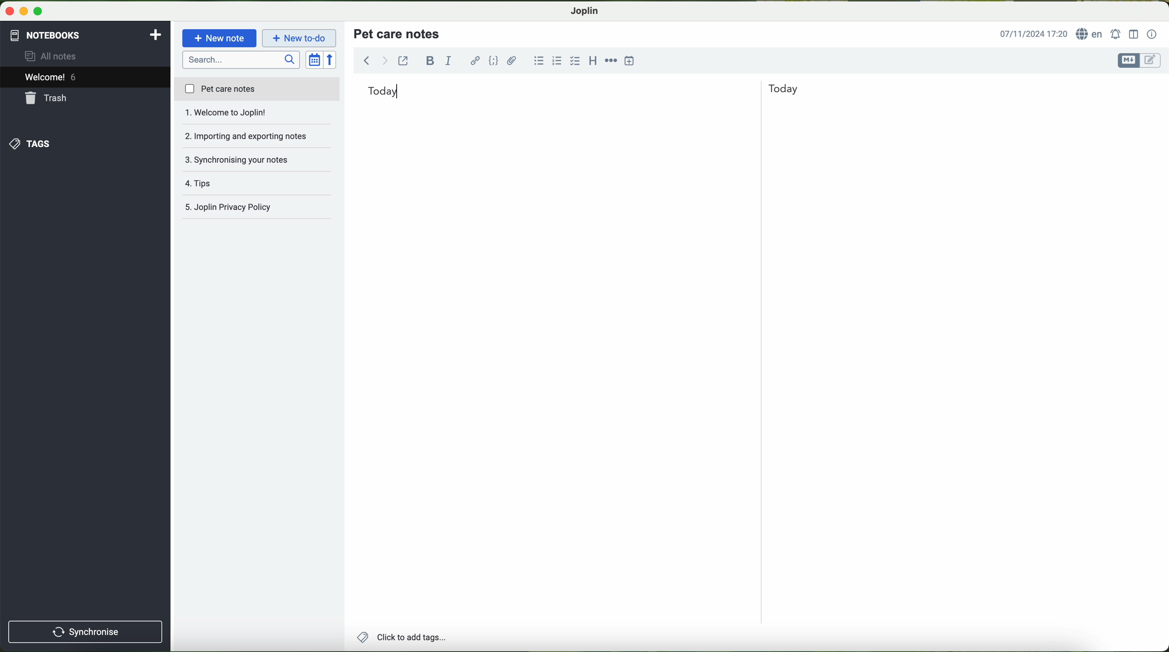 Image resolution: width=1169 pixels, height=652 pixels. What do you see at coordinates (594, 60) in the screenshot?
I see `heading` at bounding box center [594, 60].